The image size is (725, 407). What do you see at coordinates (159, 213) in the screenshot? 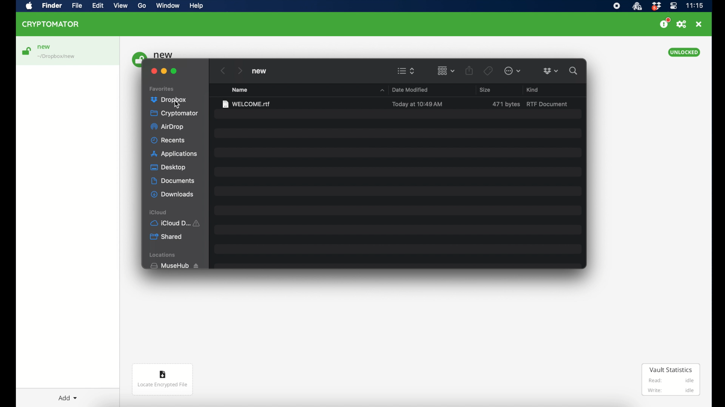
I see `iCloud` at bounding box center [159, 213].